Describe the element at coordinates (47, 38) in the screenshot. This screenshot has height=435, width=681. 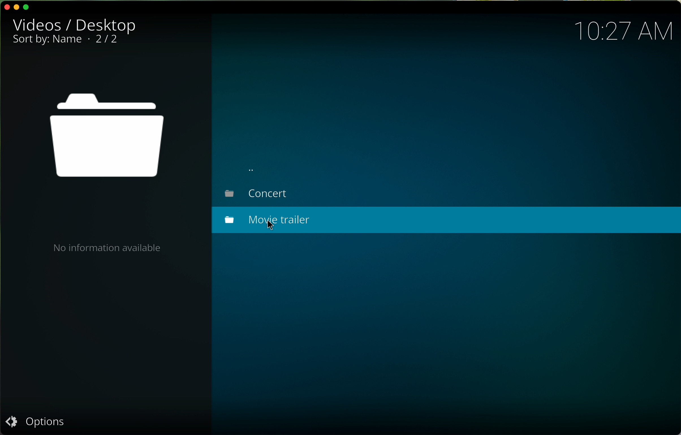
I see `sort by` at that location.